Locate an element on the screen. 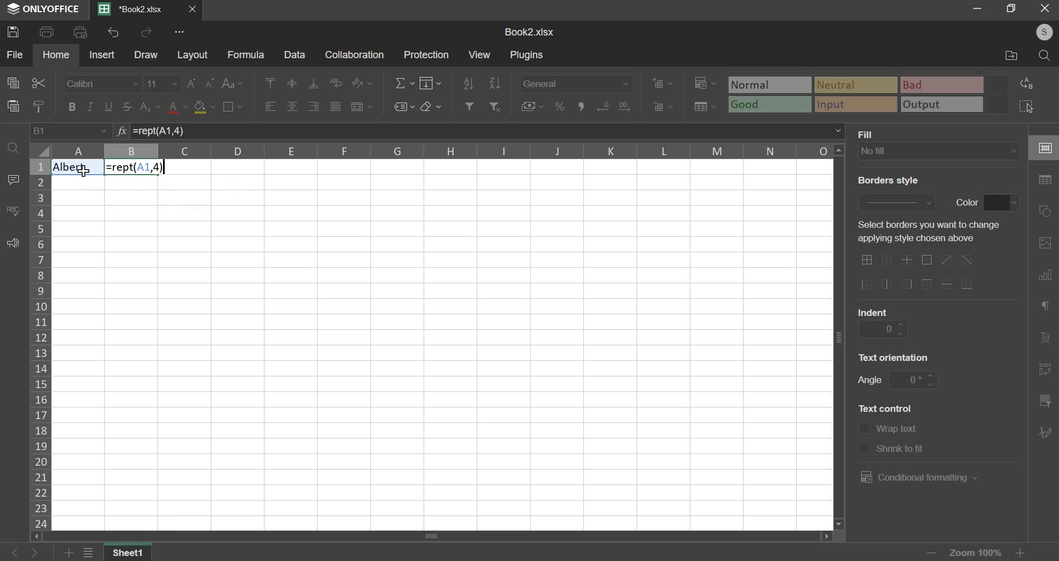 This screenshot has width=1059, height=561. text color is located at coordinates (177, 108).